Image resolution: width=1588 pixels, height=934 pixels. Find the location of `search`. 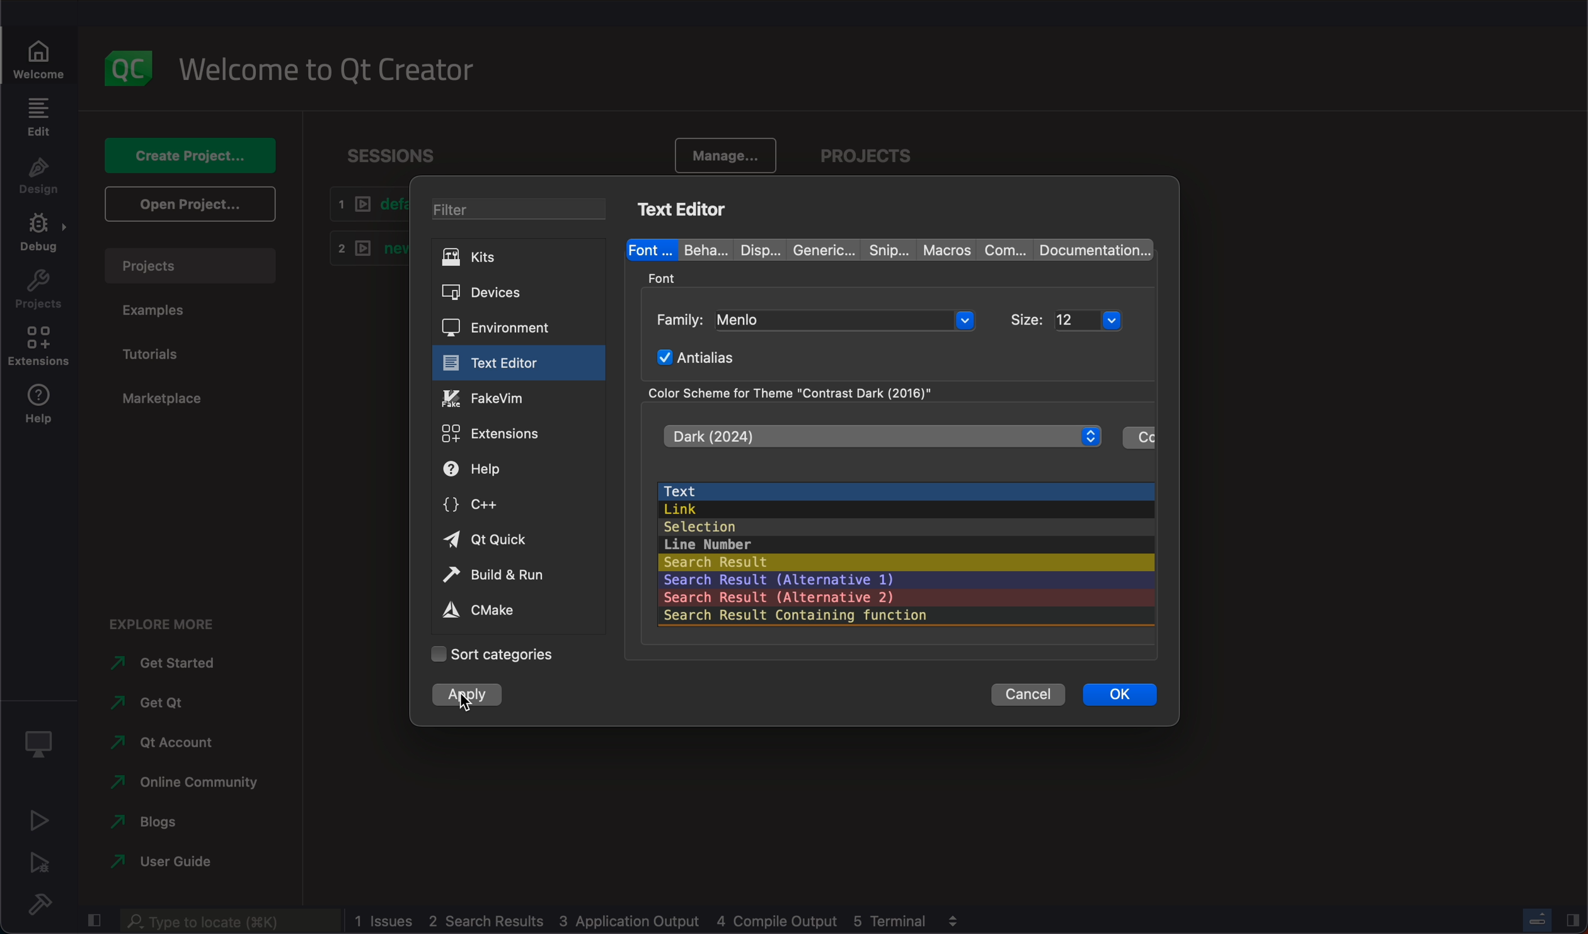

search is located at coordinates (229, 921).